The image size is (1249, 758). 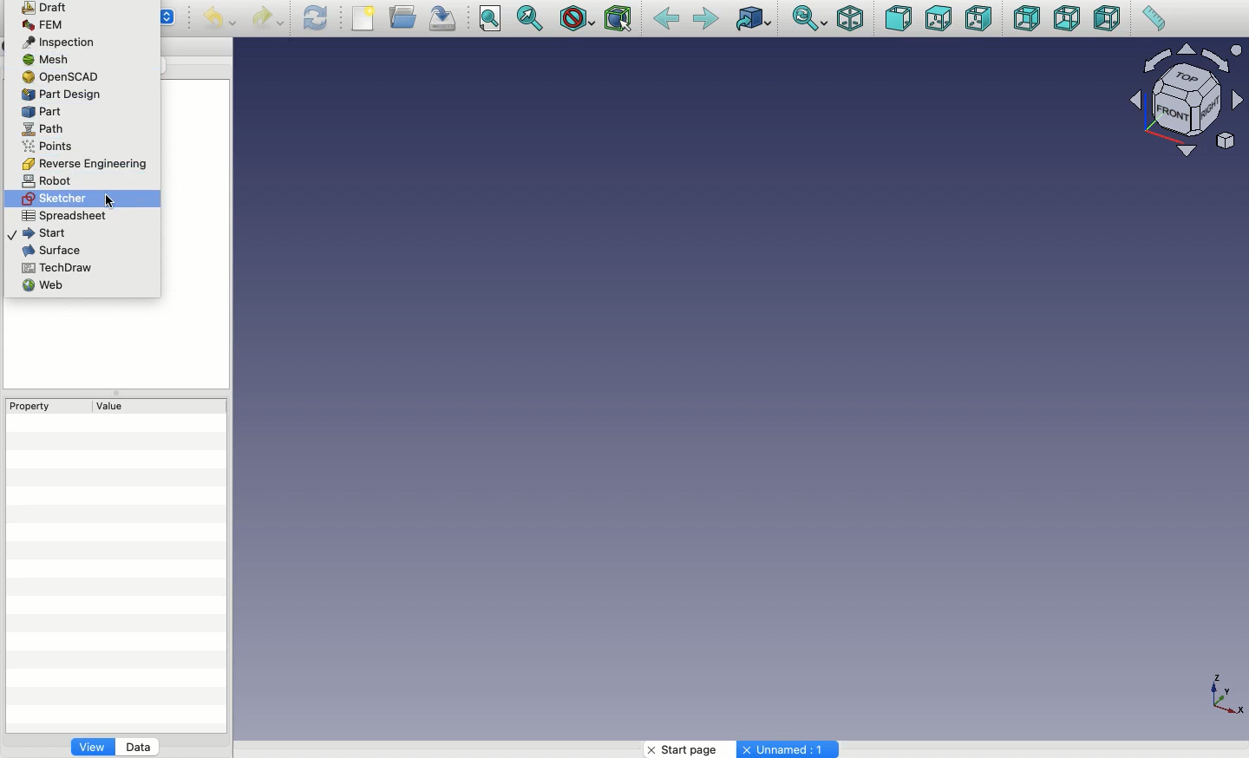 What do you see at coordinates (39, 232) in the screenshot?
I see `Start` at bounding box center [39, 232].